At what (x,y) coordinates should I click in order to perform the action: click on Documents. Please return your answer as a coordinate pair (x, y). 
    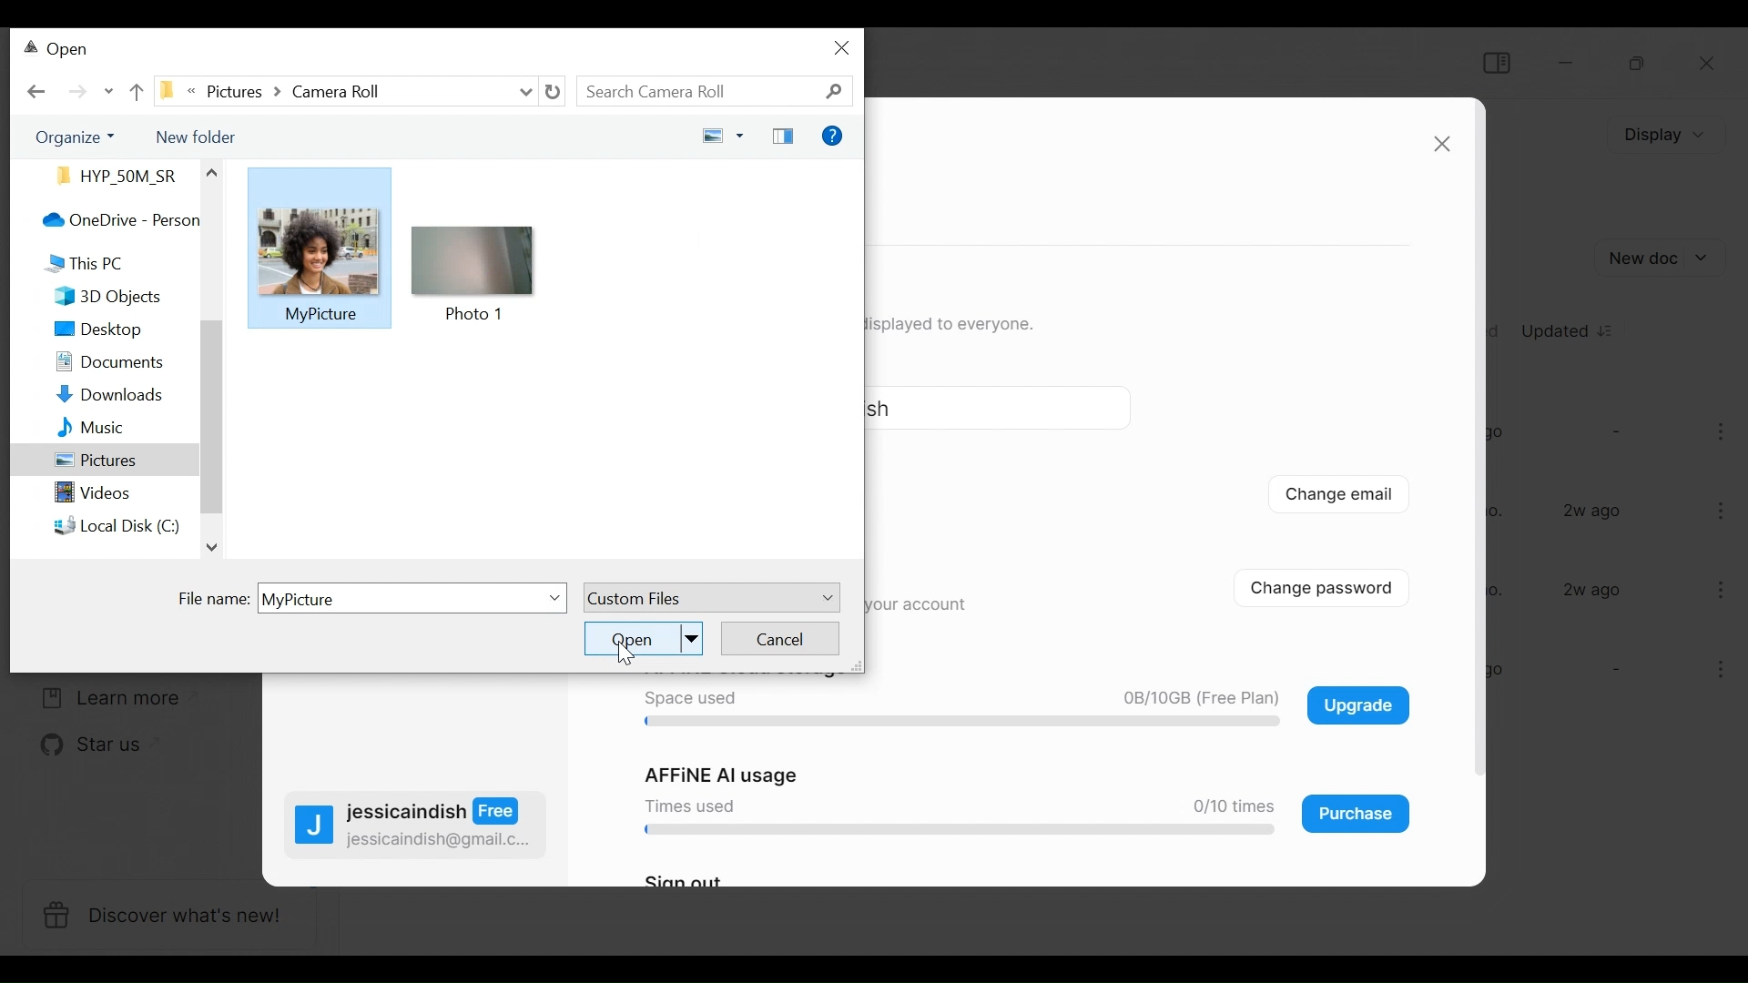
    Looking at the image, I should click on (94, 364).